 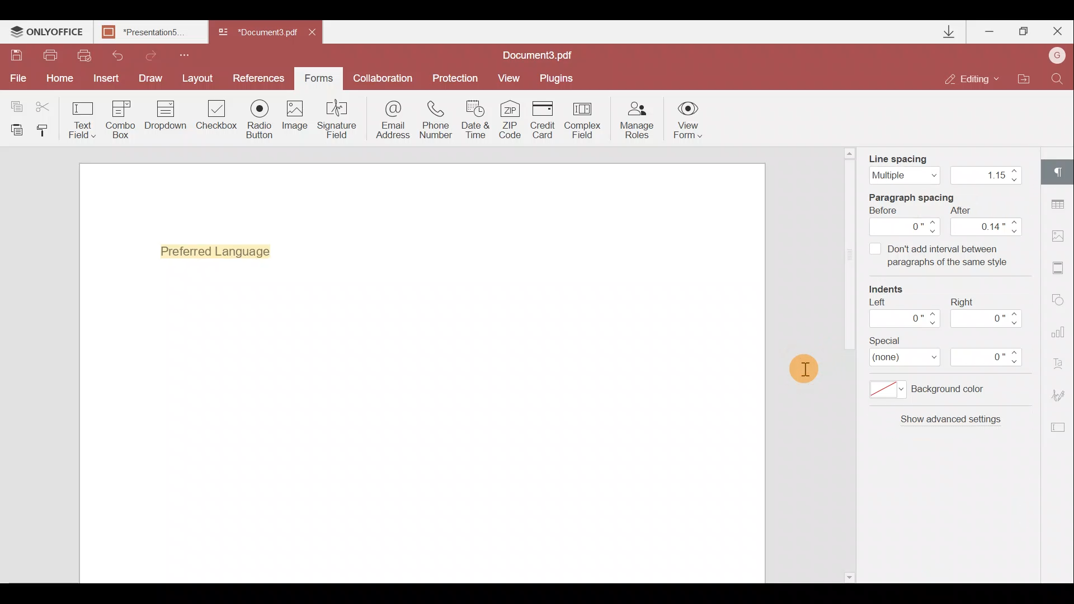 I want to click on Credit card, so click(x=546, y=118).